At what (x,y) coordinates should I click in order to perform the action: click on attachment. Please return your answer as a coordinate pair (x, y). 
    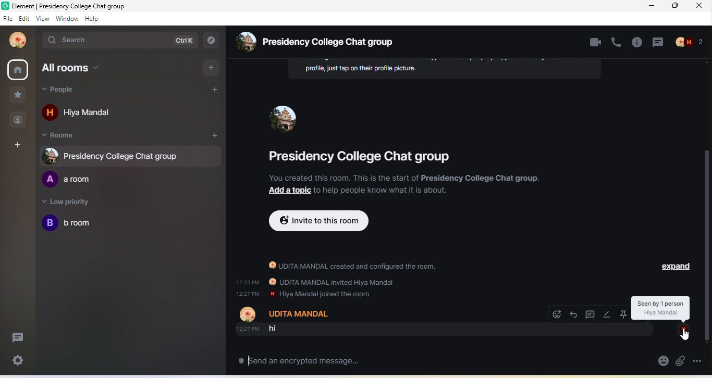
    Looking at the image, I should click on (681, 362).